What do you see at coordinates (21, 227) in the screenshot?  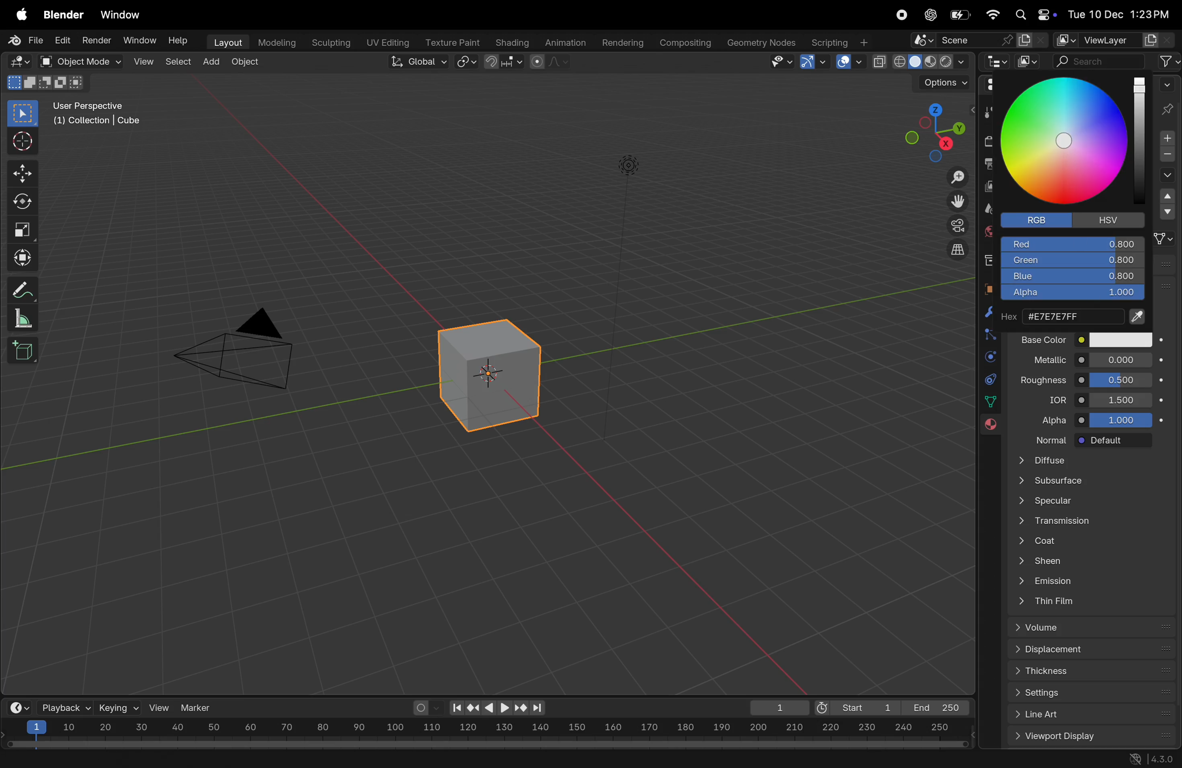 I see `scale` at bounding box center [21, 227].